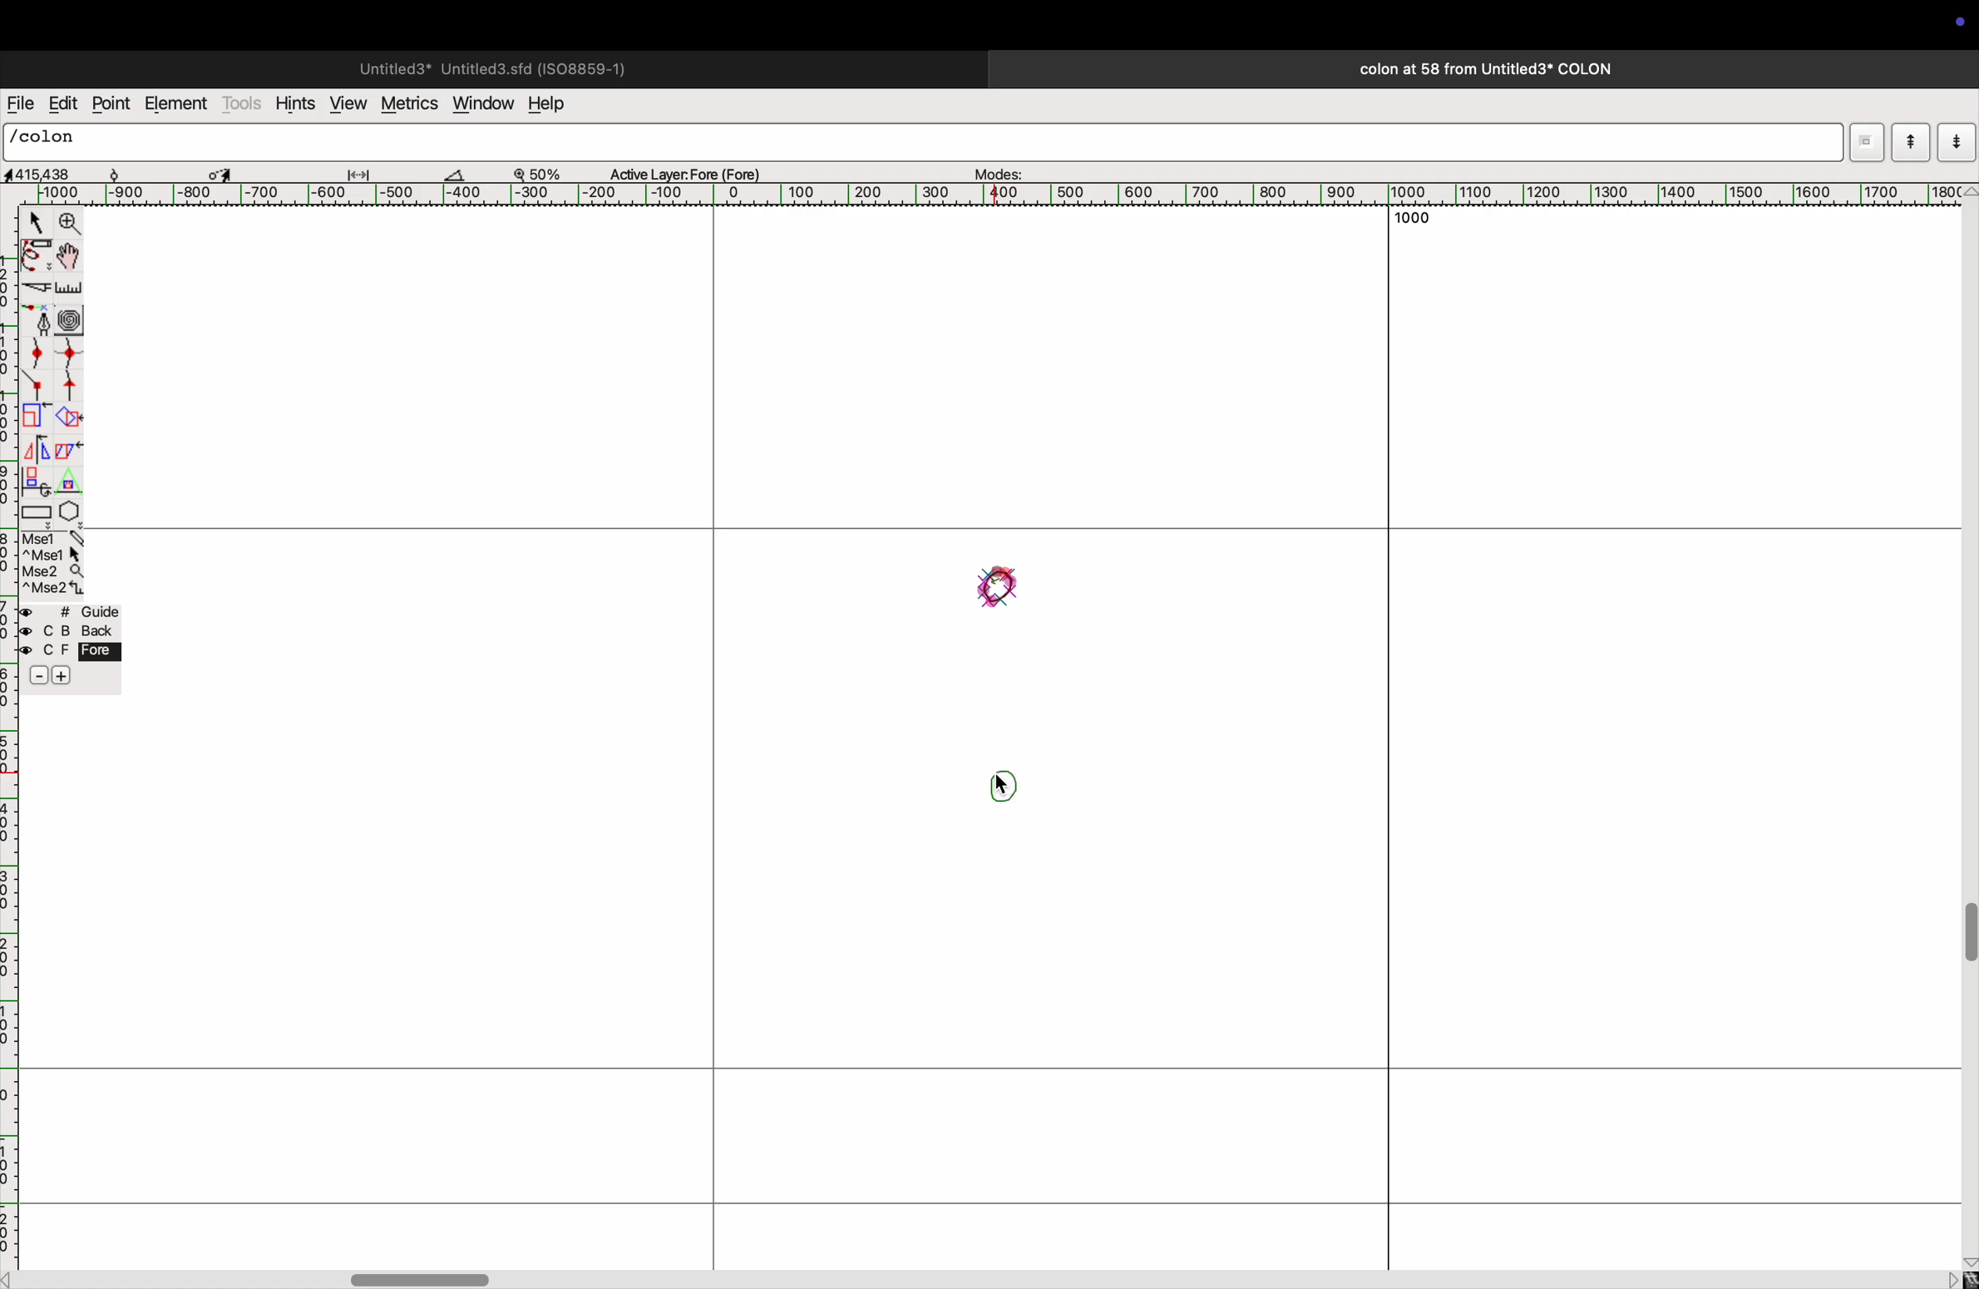 The width and height of the screenshot is (1979, 1289). What do you see at coordinates (1001, 170) in the screenshot?
I see `modes` at bounding box center [1001, 170].